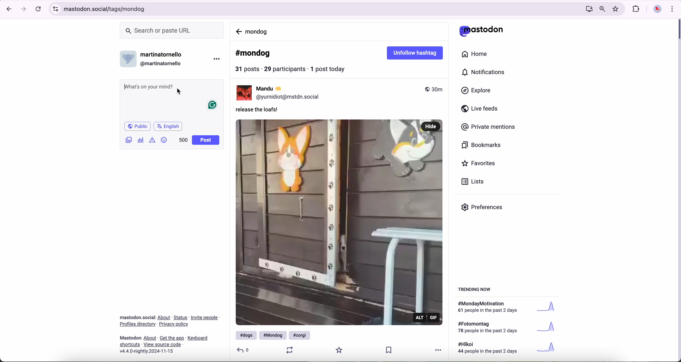 This screenshot has width=681, height=362. What do you see at coordinates (136, 317) in the screenshot?
I see `Mastodon social` at bounding box center [136, 317].